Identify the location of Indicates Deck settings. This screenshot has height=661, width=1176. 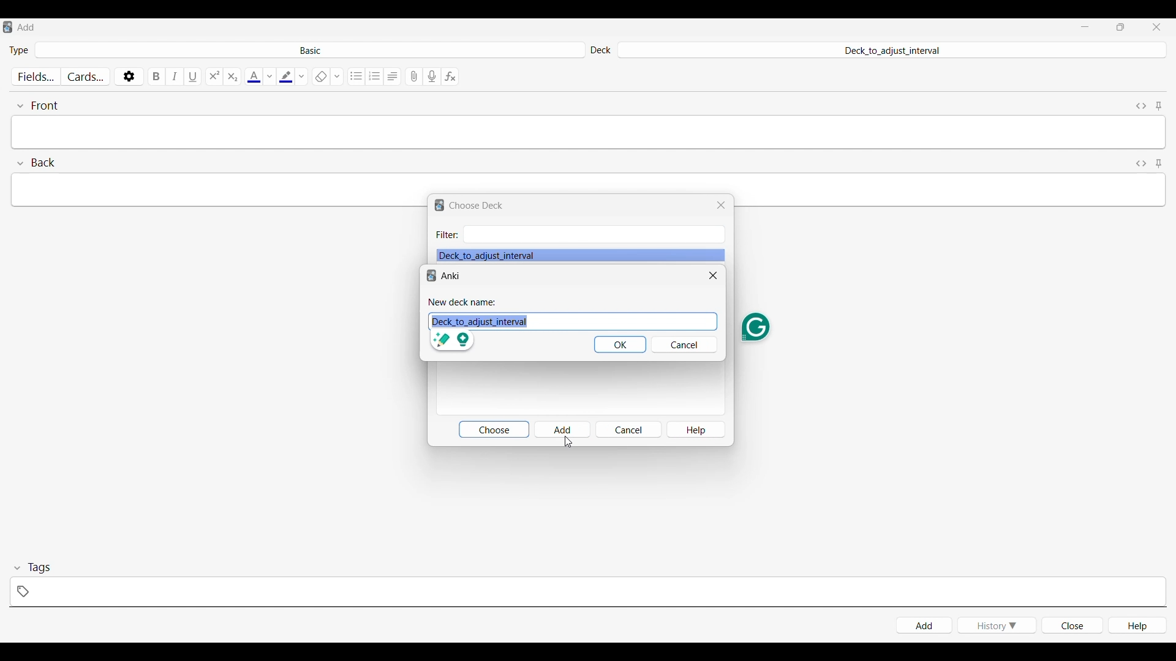
(600, 51).